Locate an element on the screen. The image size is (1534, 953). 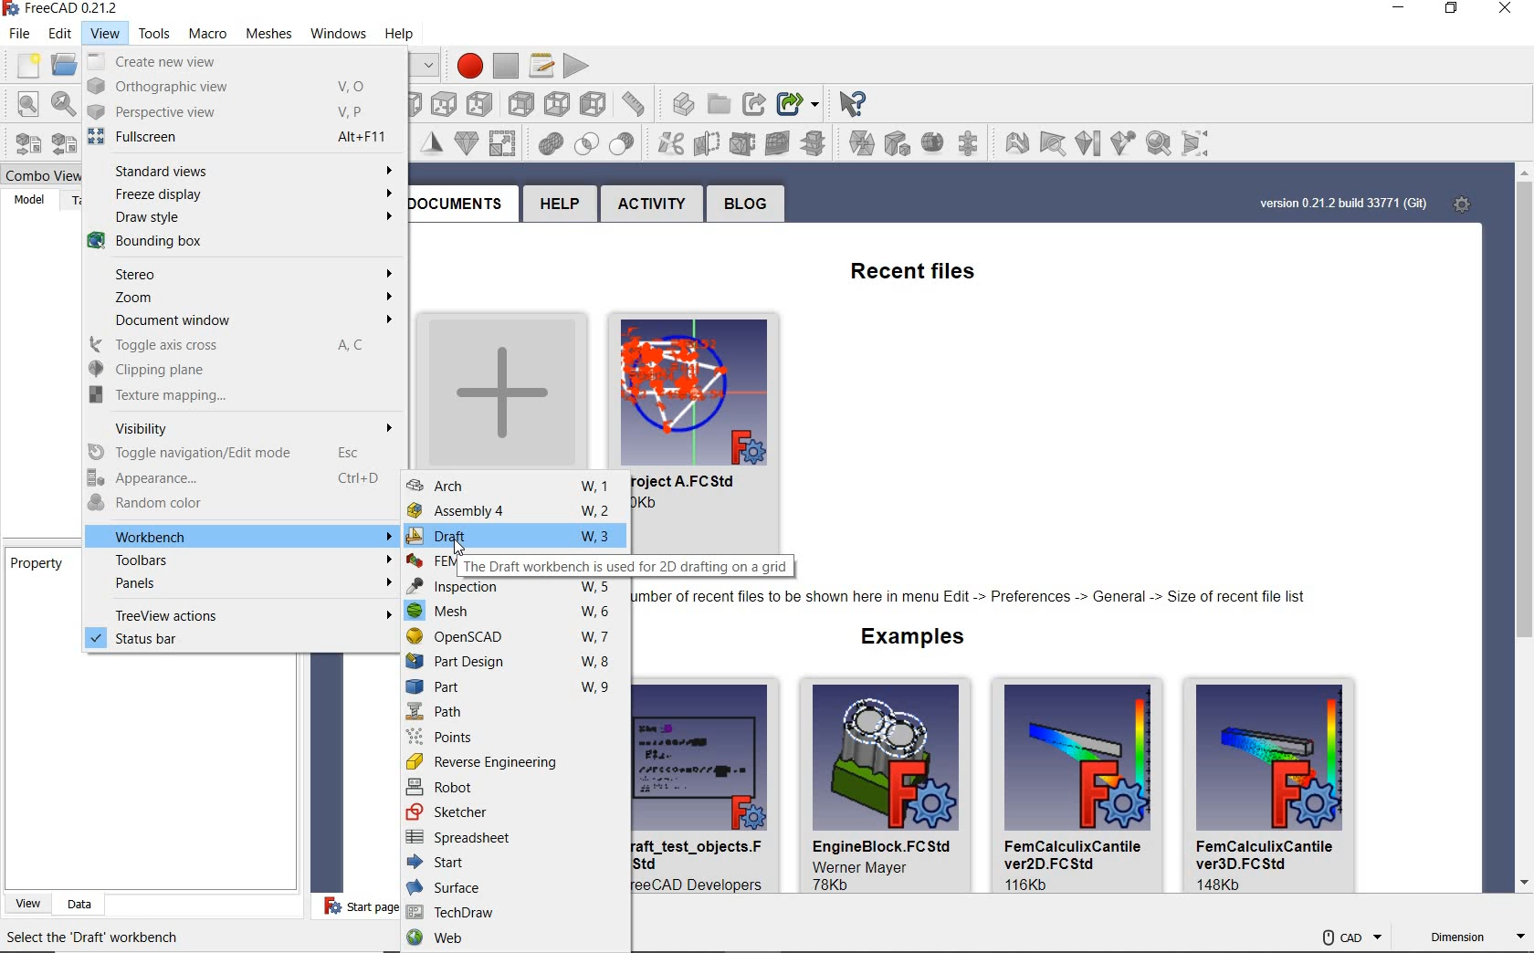
union is located at coordinates (505, 142).